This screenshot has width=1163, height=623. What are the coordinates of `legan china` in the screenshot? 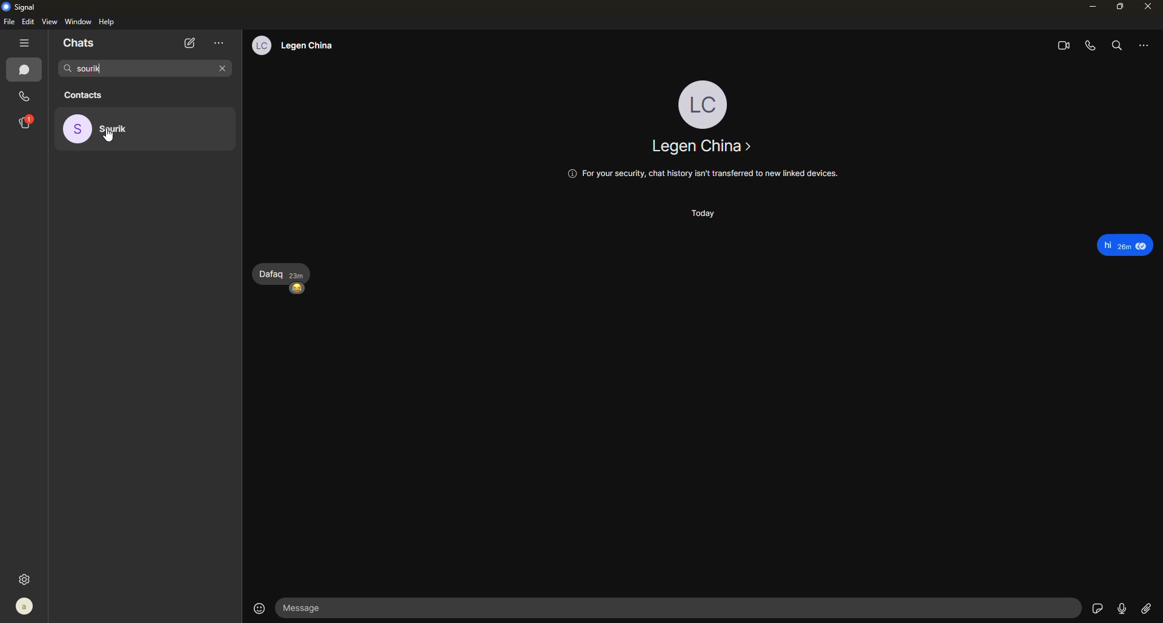 It's located at (314, 45).